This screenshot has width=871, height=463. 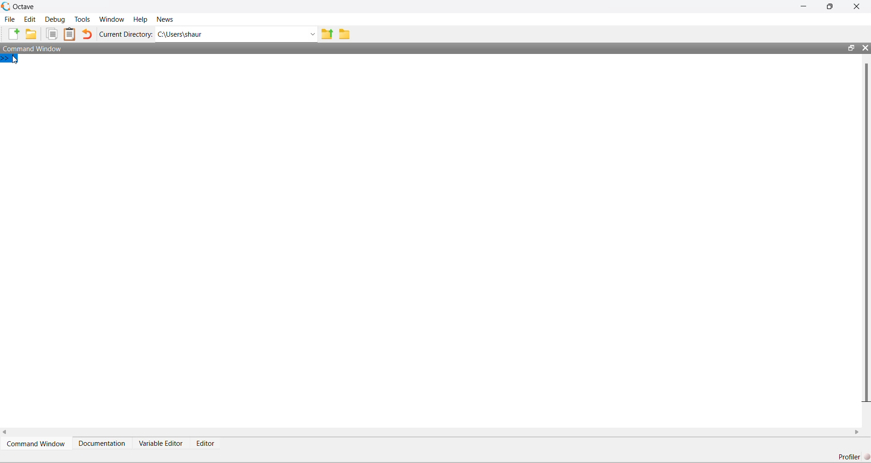 I want to click on maximize, so click(x=851, y=48).